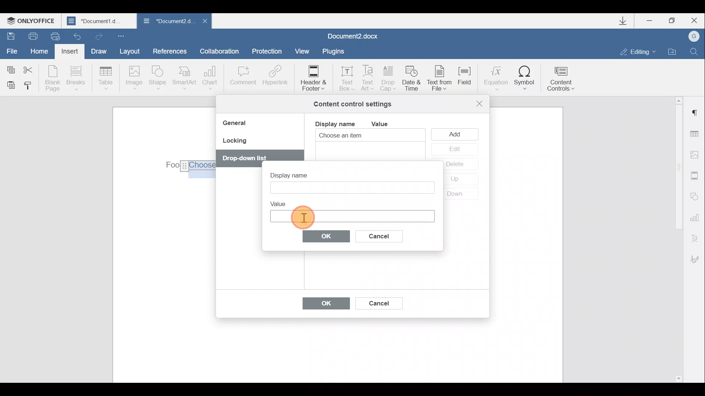 The height and width of the screenshot is (396, 705). I want to click on File, so click(12, 50).